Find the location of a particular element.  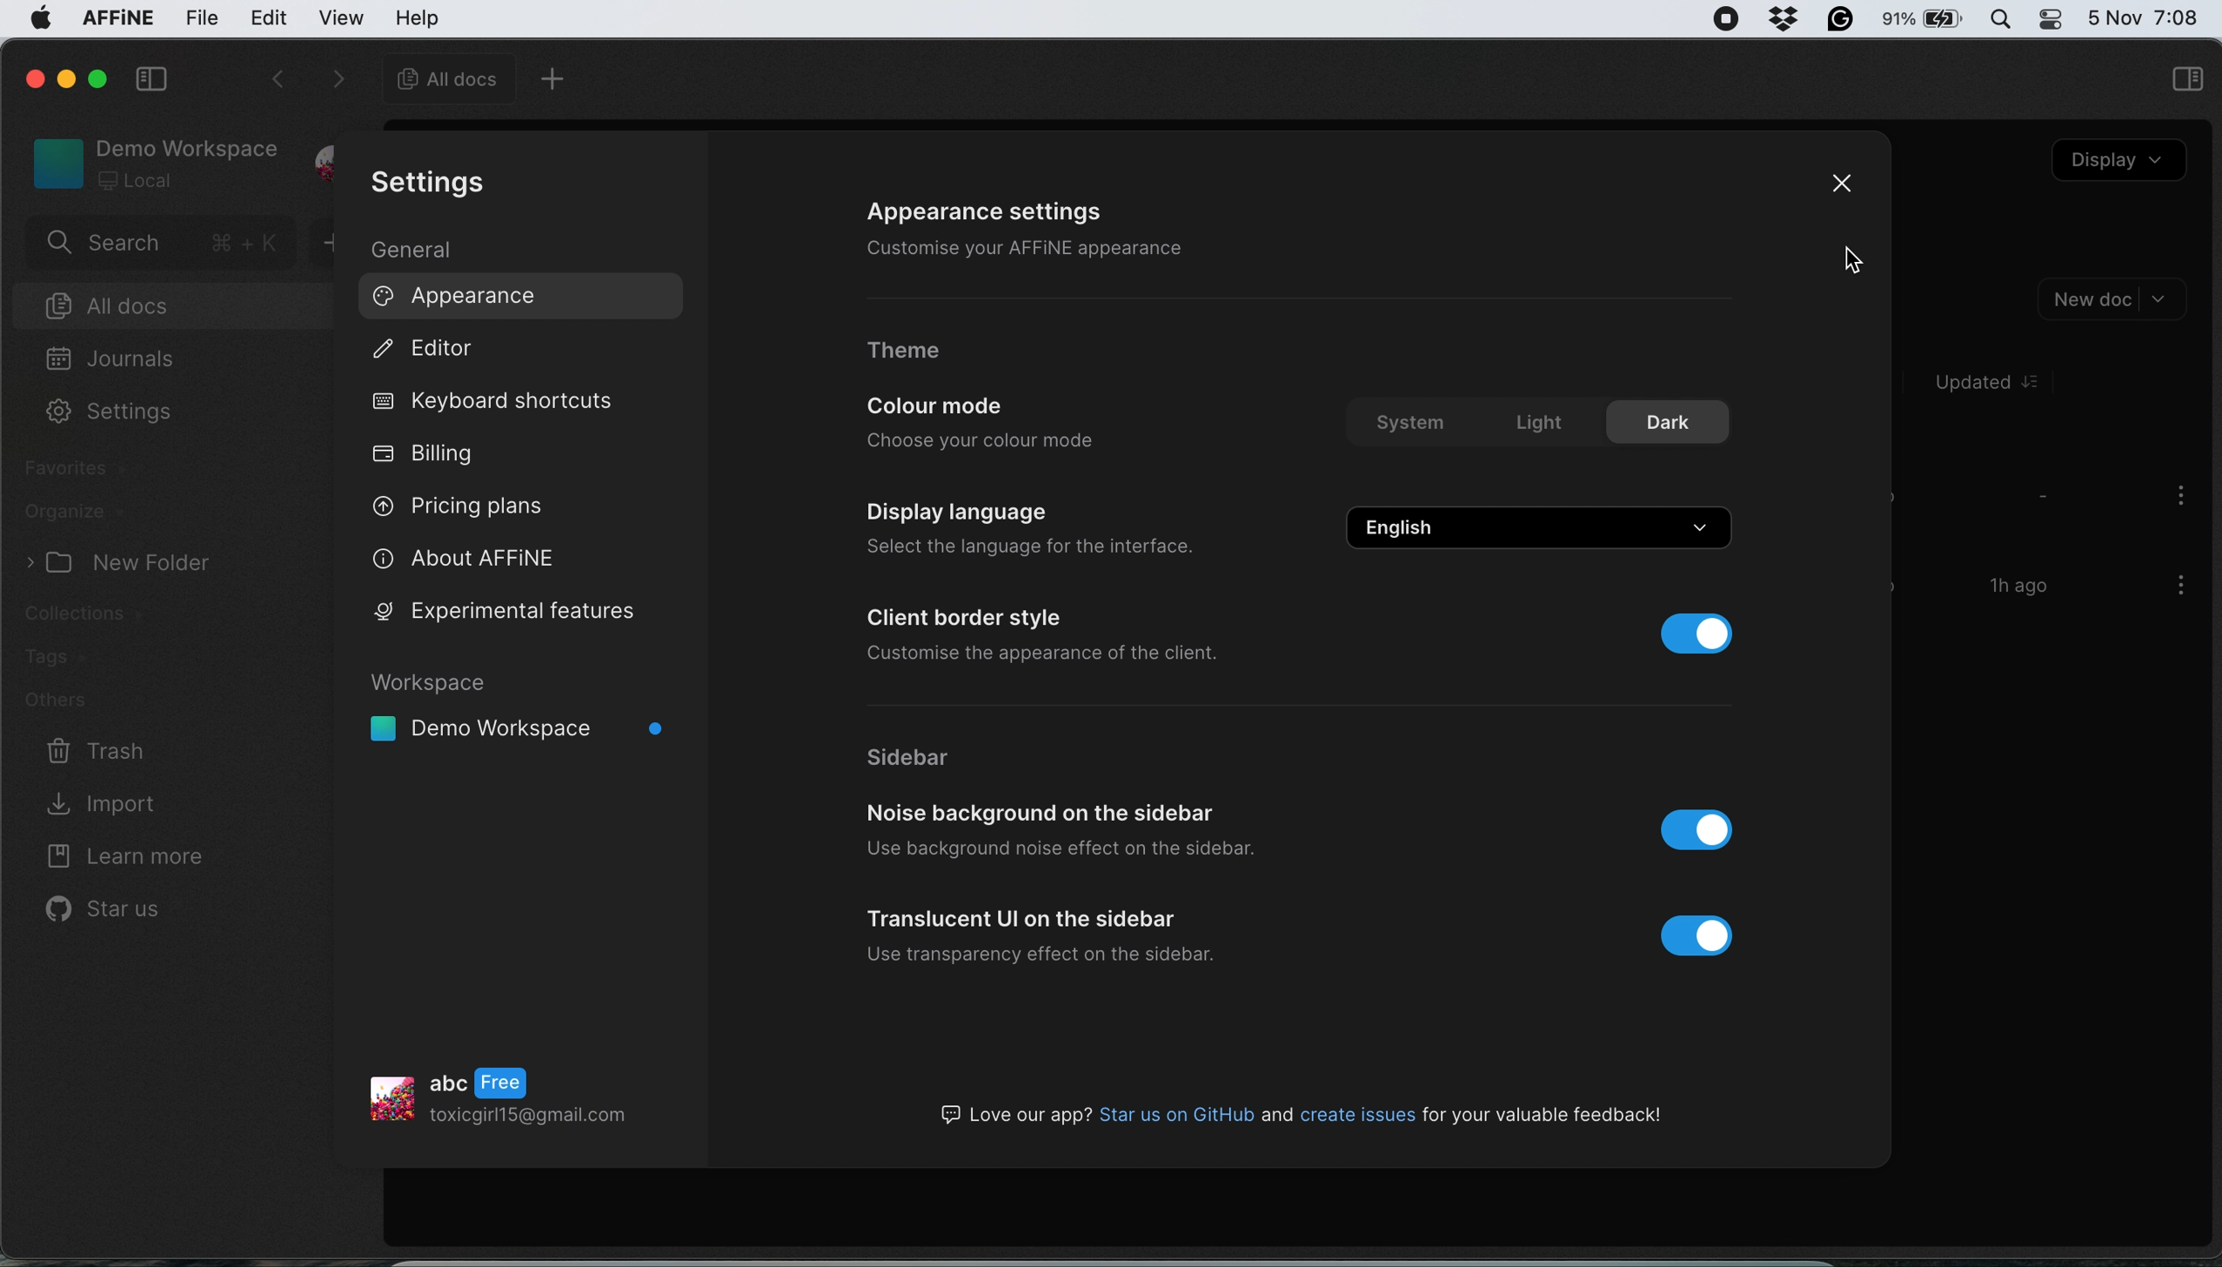

maximise is located at coordinates (90, 80).